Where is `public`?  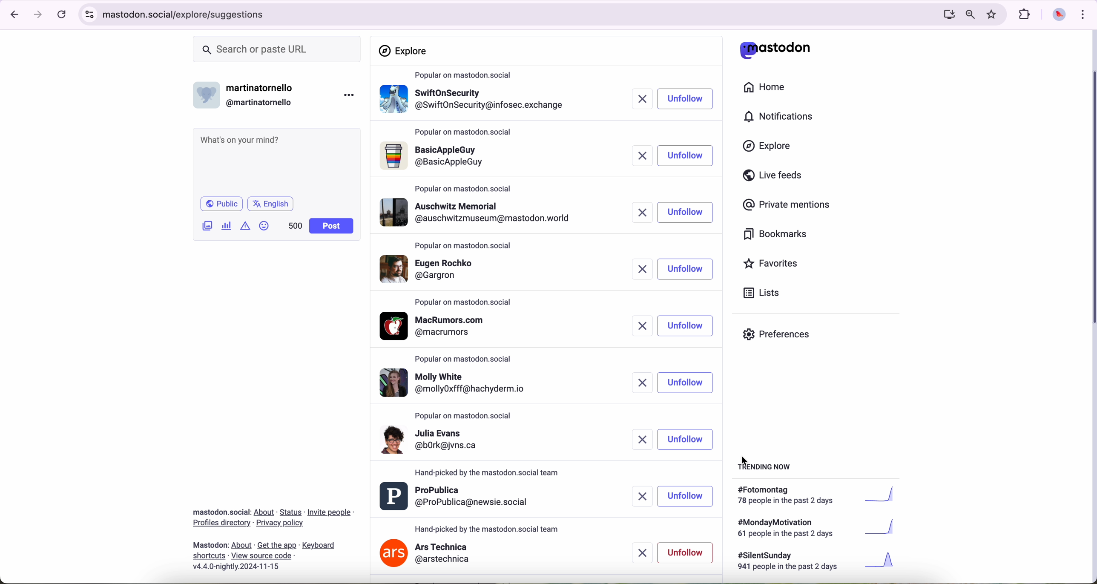
public is located at coordinates (221, 204).